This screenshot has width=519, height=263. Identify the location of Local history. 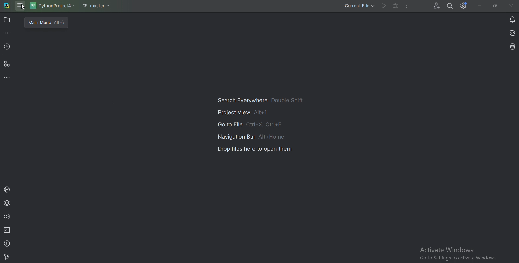
(8, 48).